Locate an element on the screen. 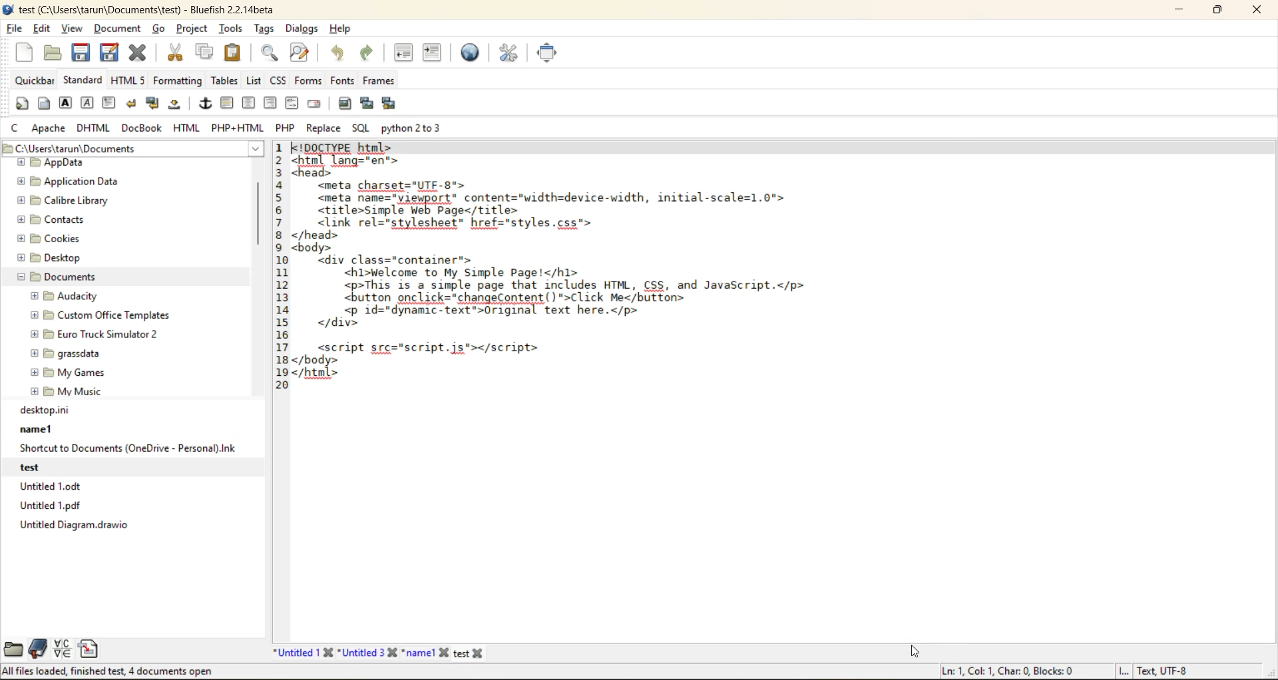 This screenshot has width=1278, height=680. close is located at coordinates (1261, 11).